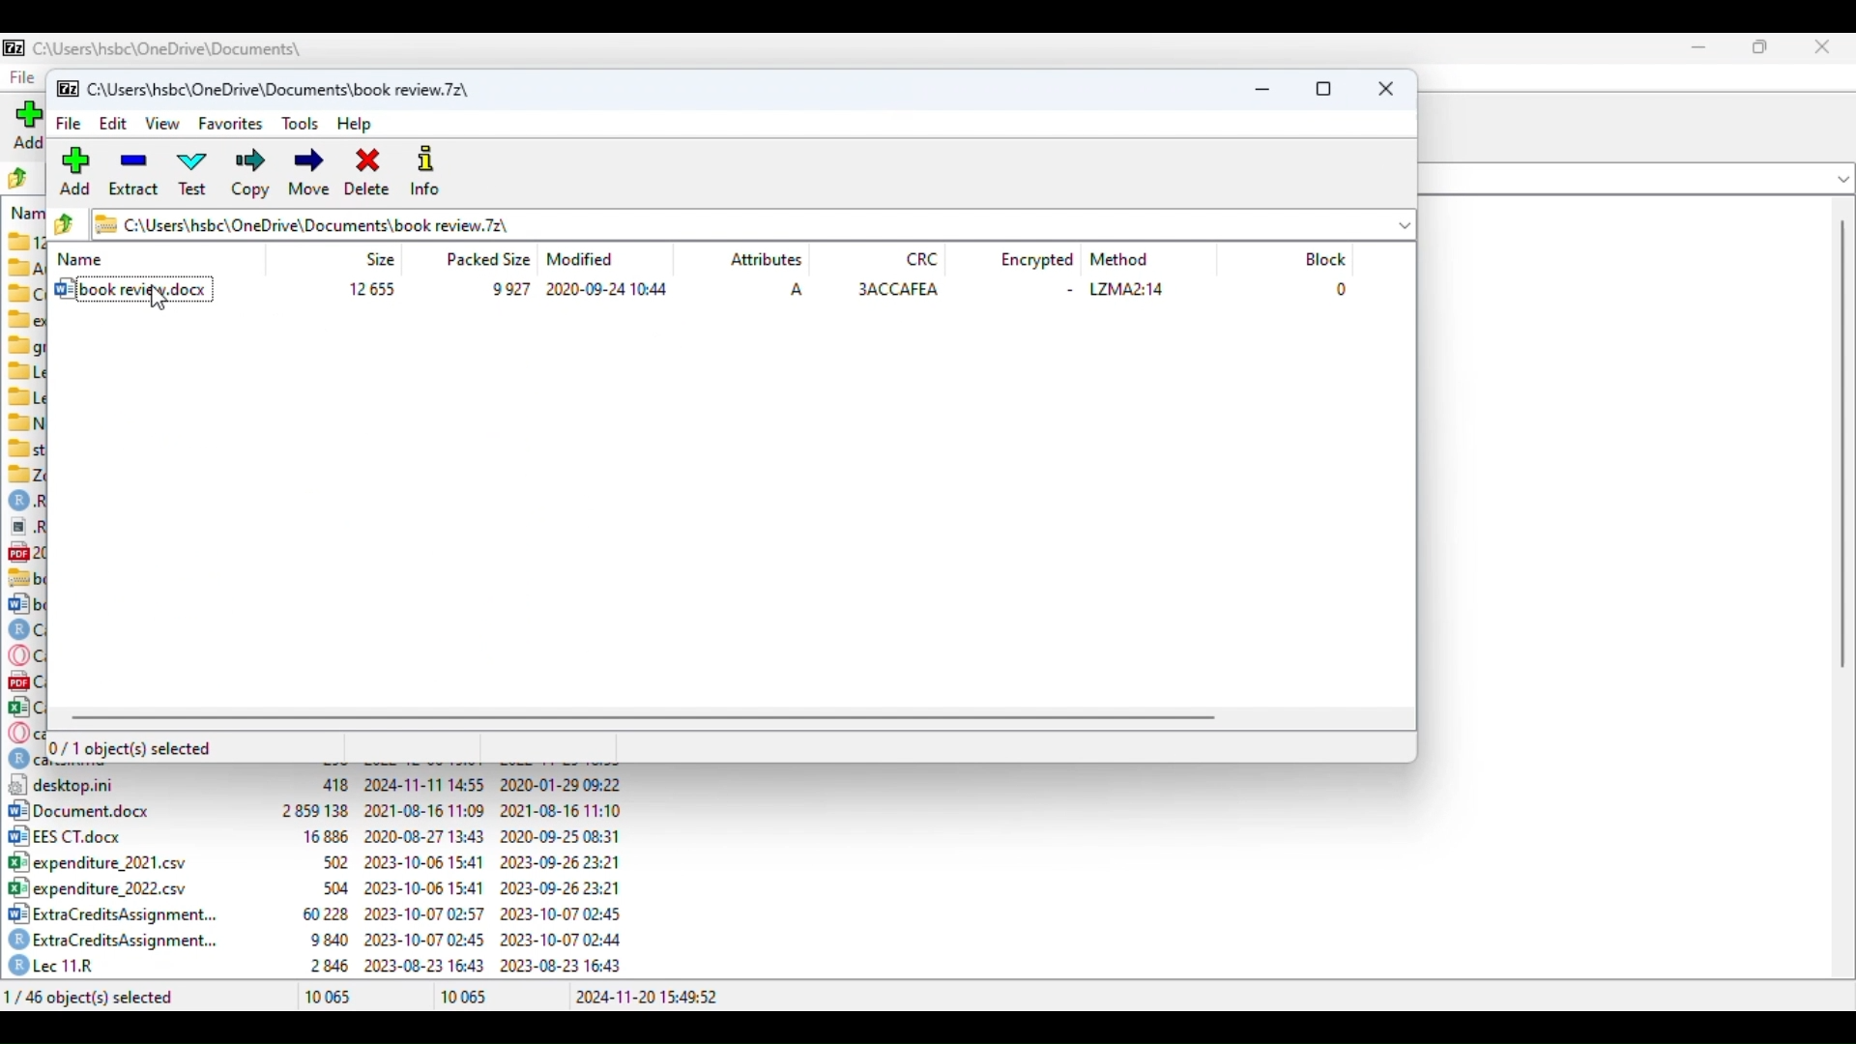  What do you see at coordinates (1384, 89) in the screenshot?
I see `close` at bounding box center [1384, 89].